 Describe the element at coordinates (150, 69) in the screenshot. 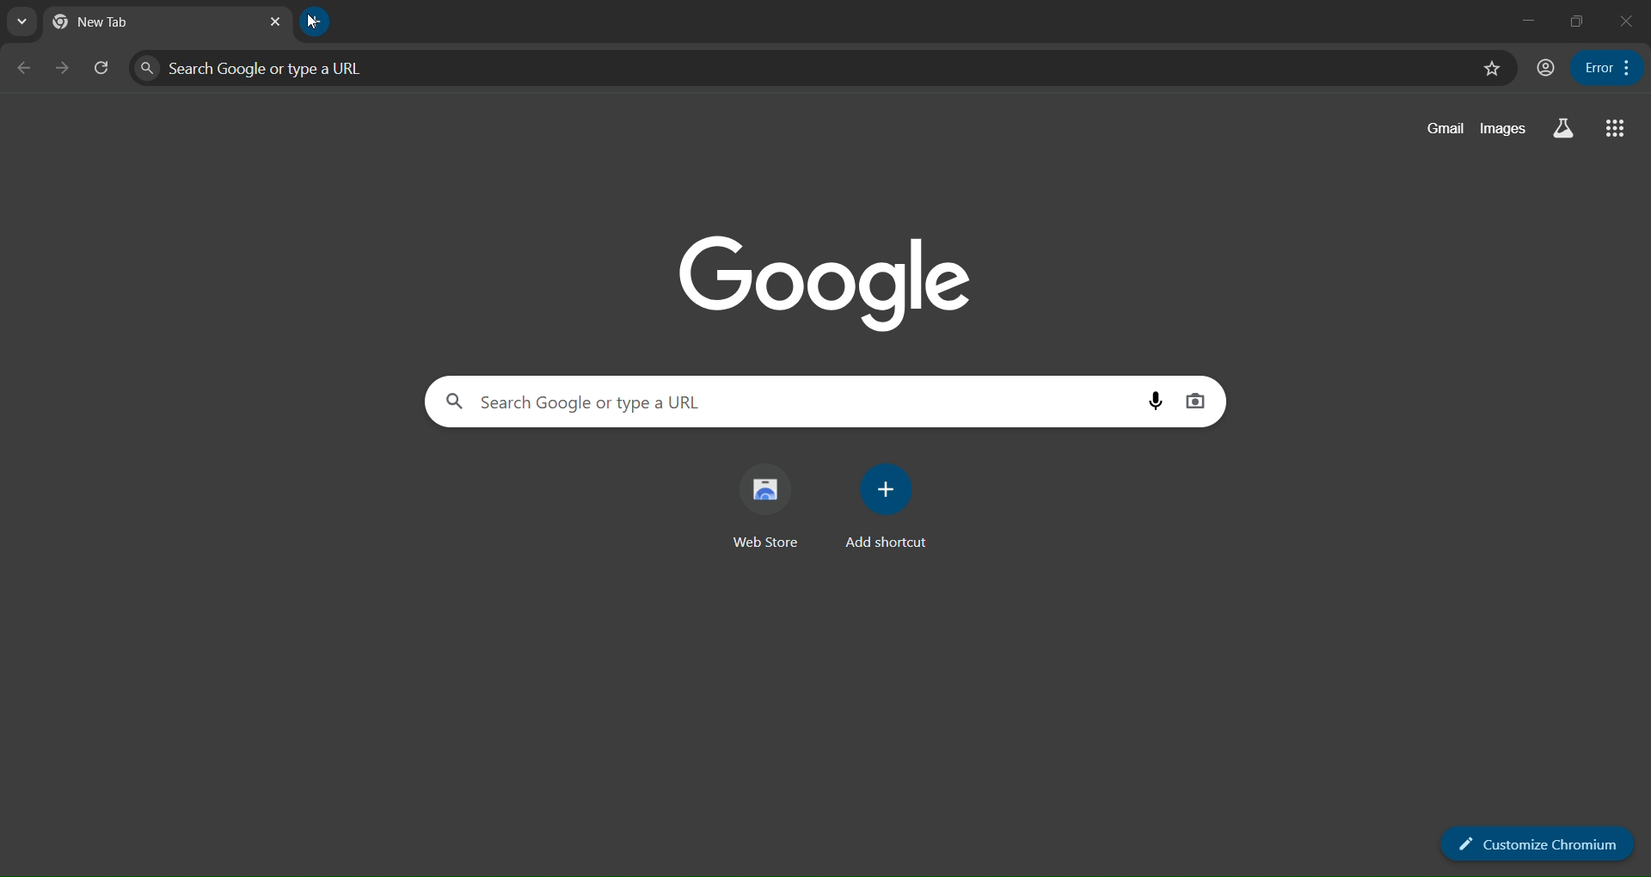

I see `search` at that location.